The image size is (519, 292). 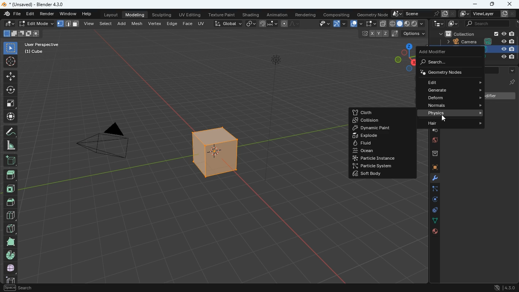 What do you see at coordinates (455, 113) in the screenshot?
I see `physics` at bounding box center [455, 113].